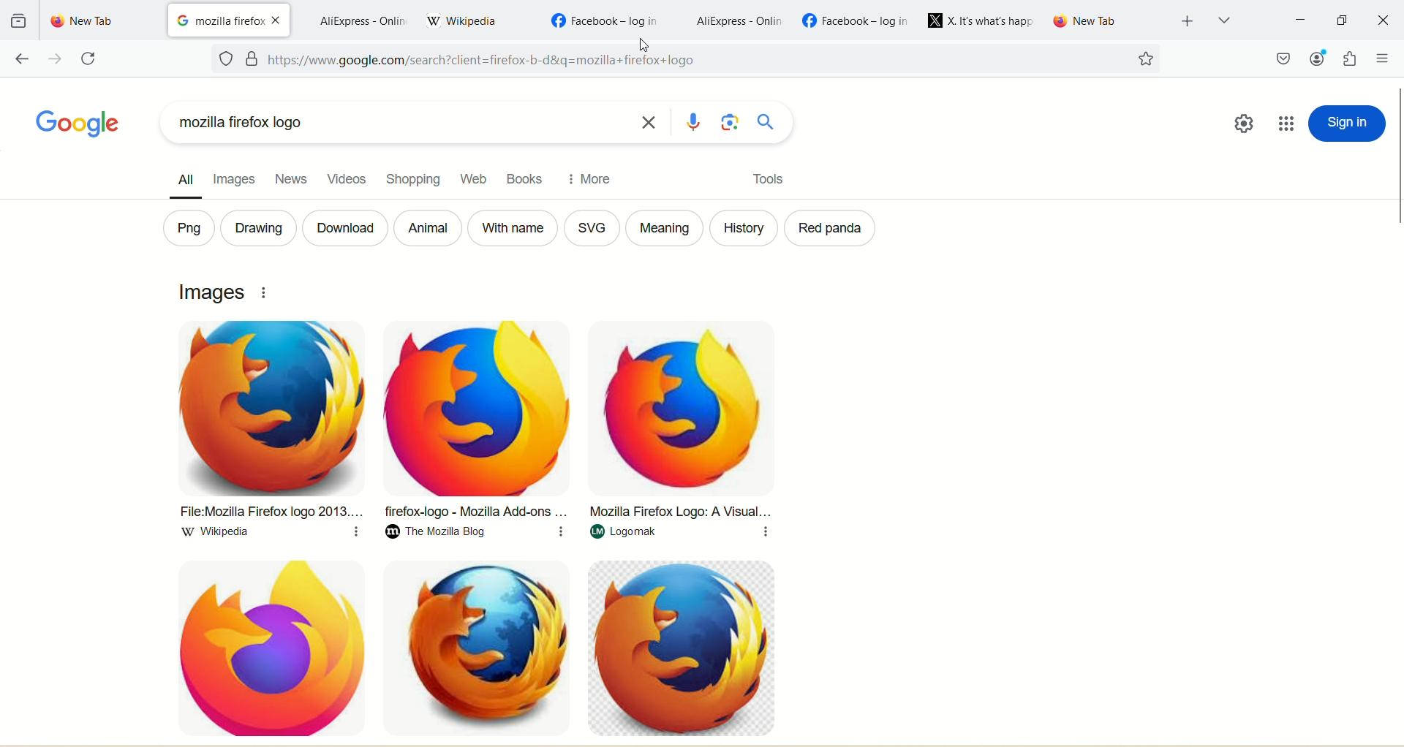 The height and width of the screenshot is (747, 1404). I want to click on minimize, so click(1299, 18).